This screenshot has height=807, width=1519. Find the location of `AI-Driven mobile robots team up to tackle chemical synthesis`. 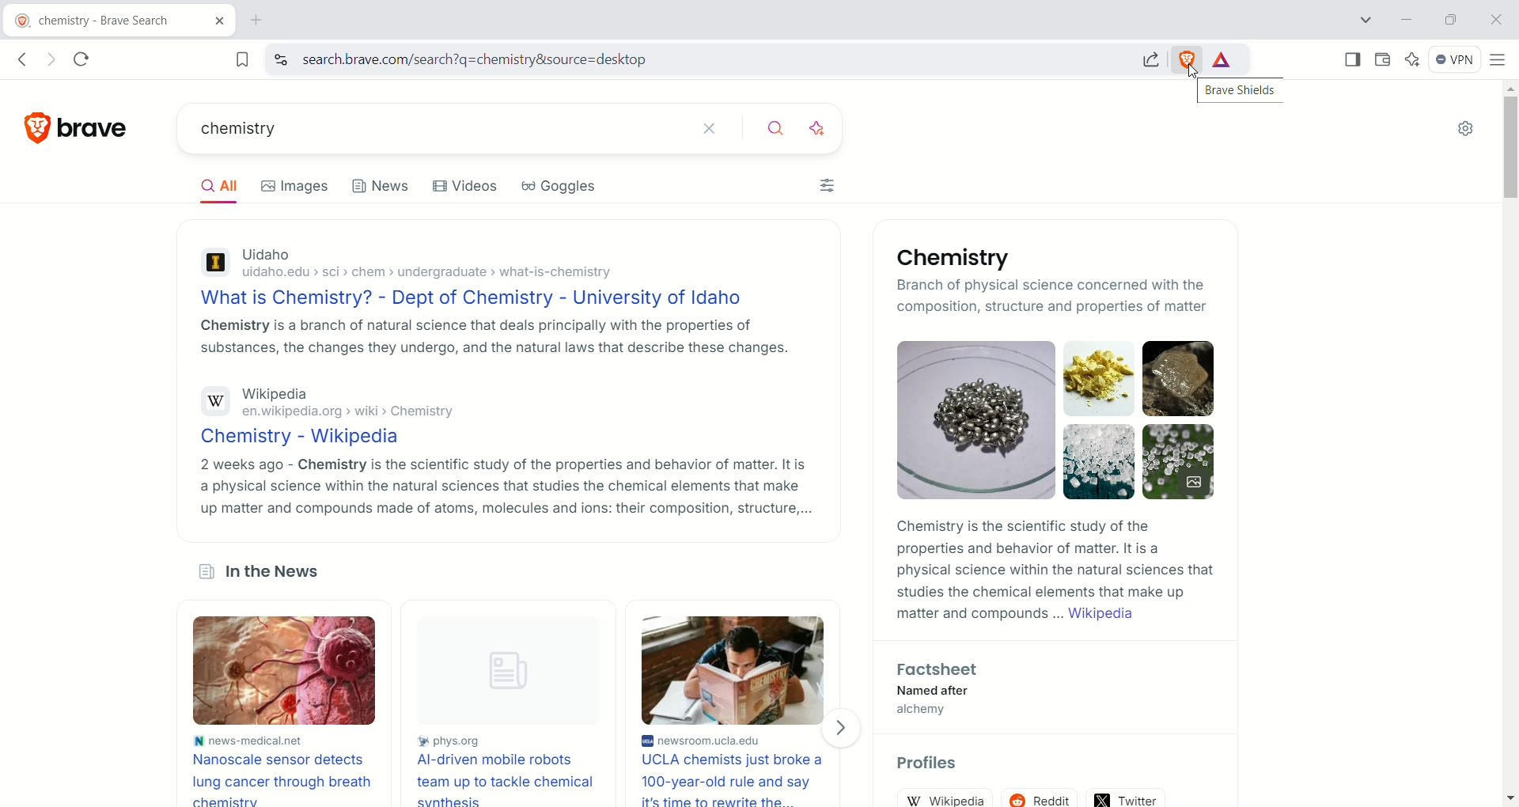

AI-Driven mobile robots team up to tackle chemical synthesis is located at coordinates (504, 779).